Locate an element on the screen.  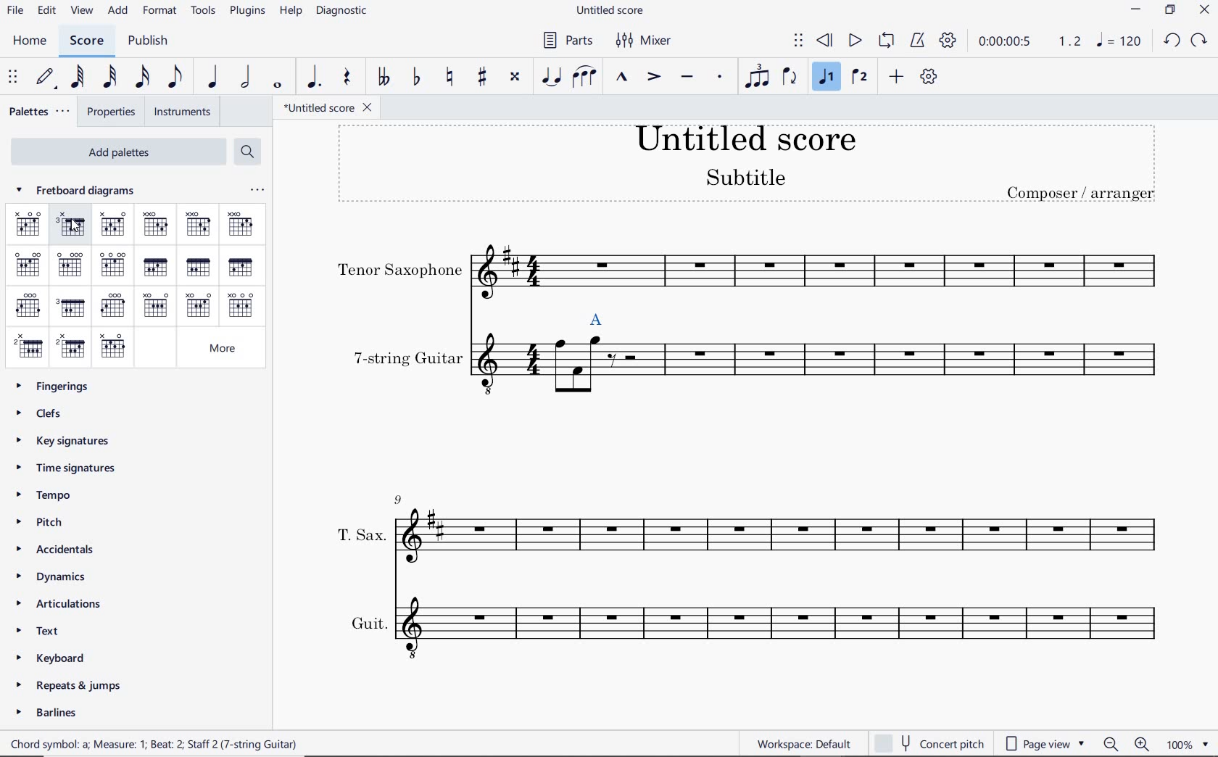
F7 is located at coordinates (241, 268).